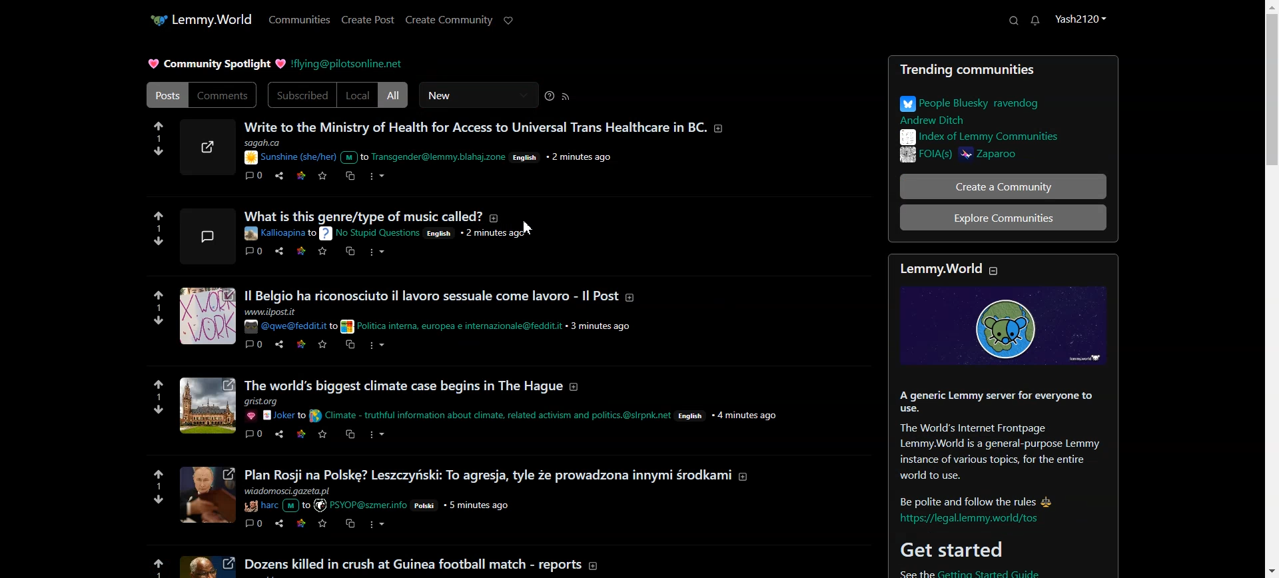 The width and height of the screenshot is (1279, 578). Describe the element at coordinates (150, 566) in the screenshot. I see `upvote` at that location.